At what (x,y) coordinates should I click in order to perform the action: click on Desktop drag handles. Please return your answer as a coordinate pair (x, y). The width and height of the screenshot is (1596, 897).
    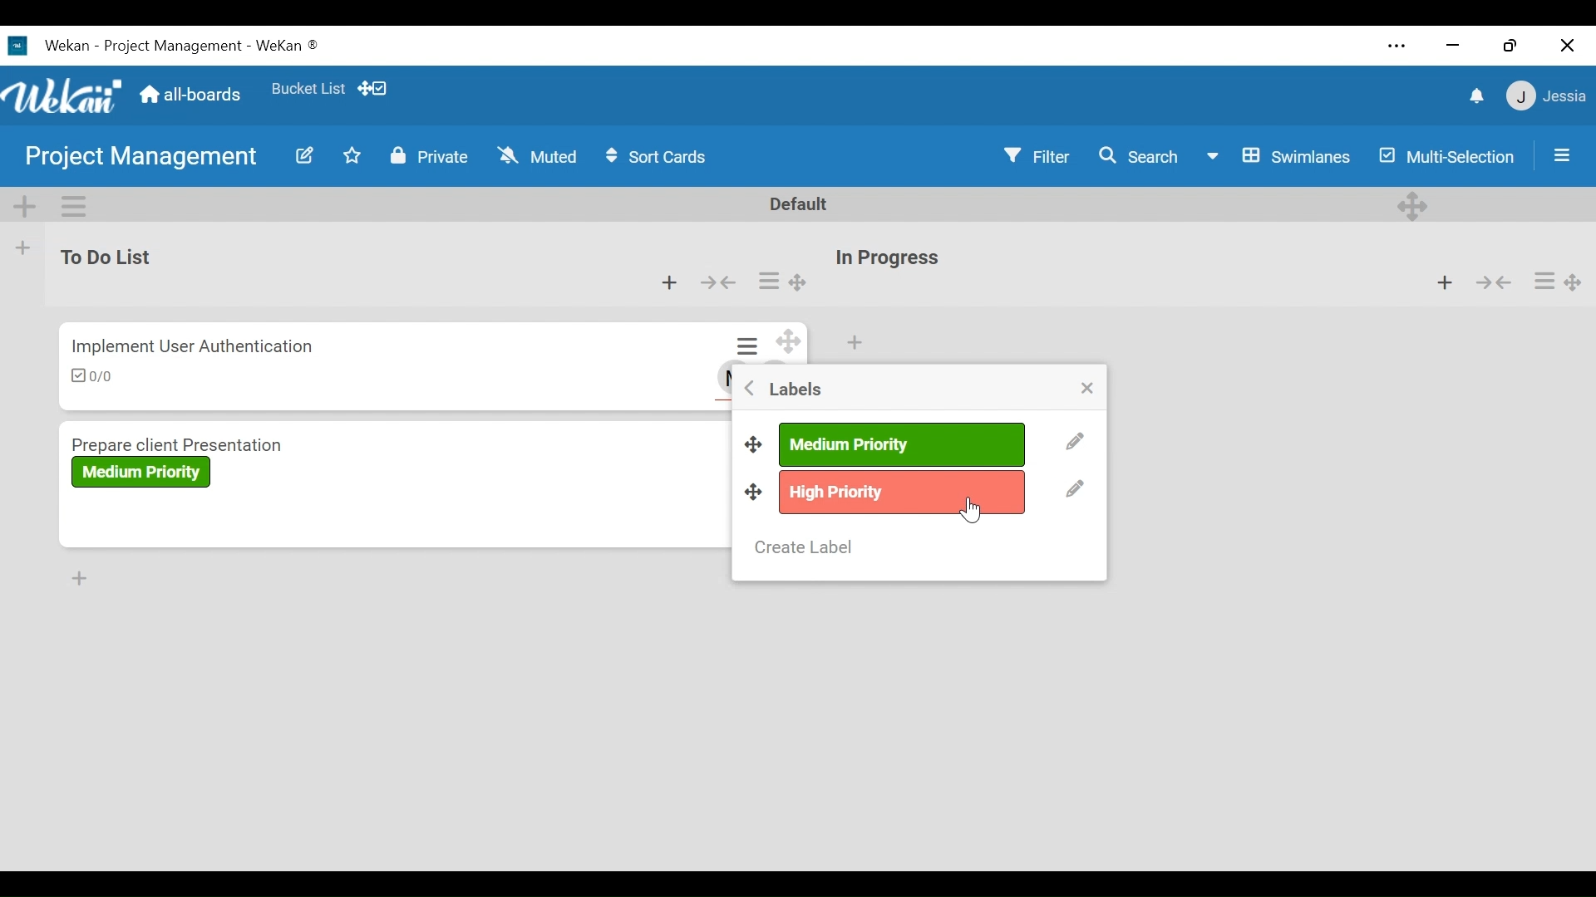
    Looking at the image, I should click on (1412, 206).